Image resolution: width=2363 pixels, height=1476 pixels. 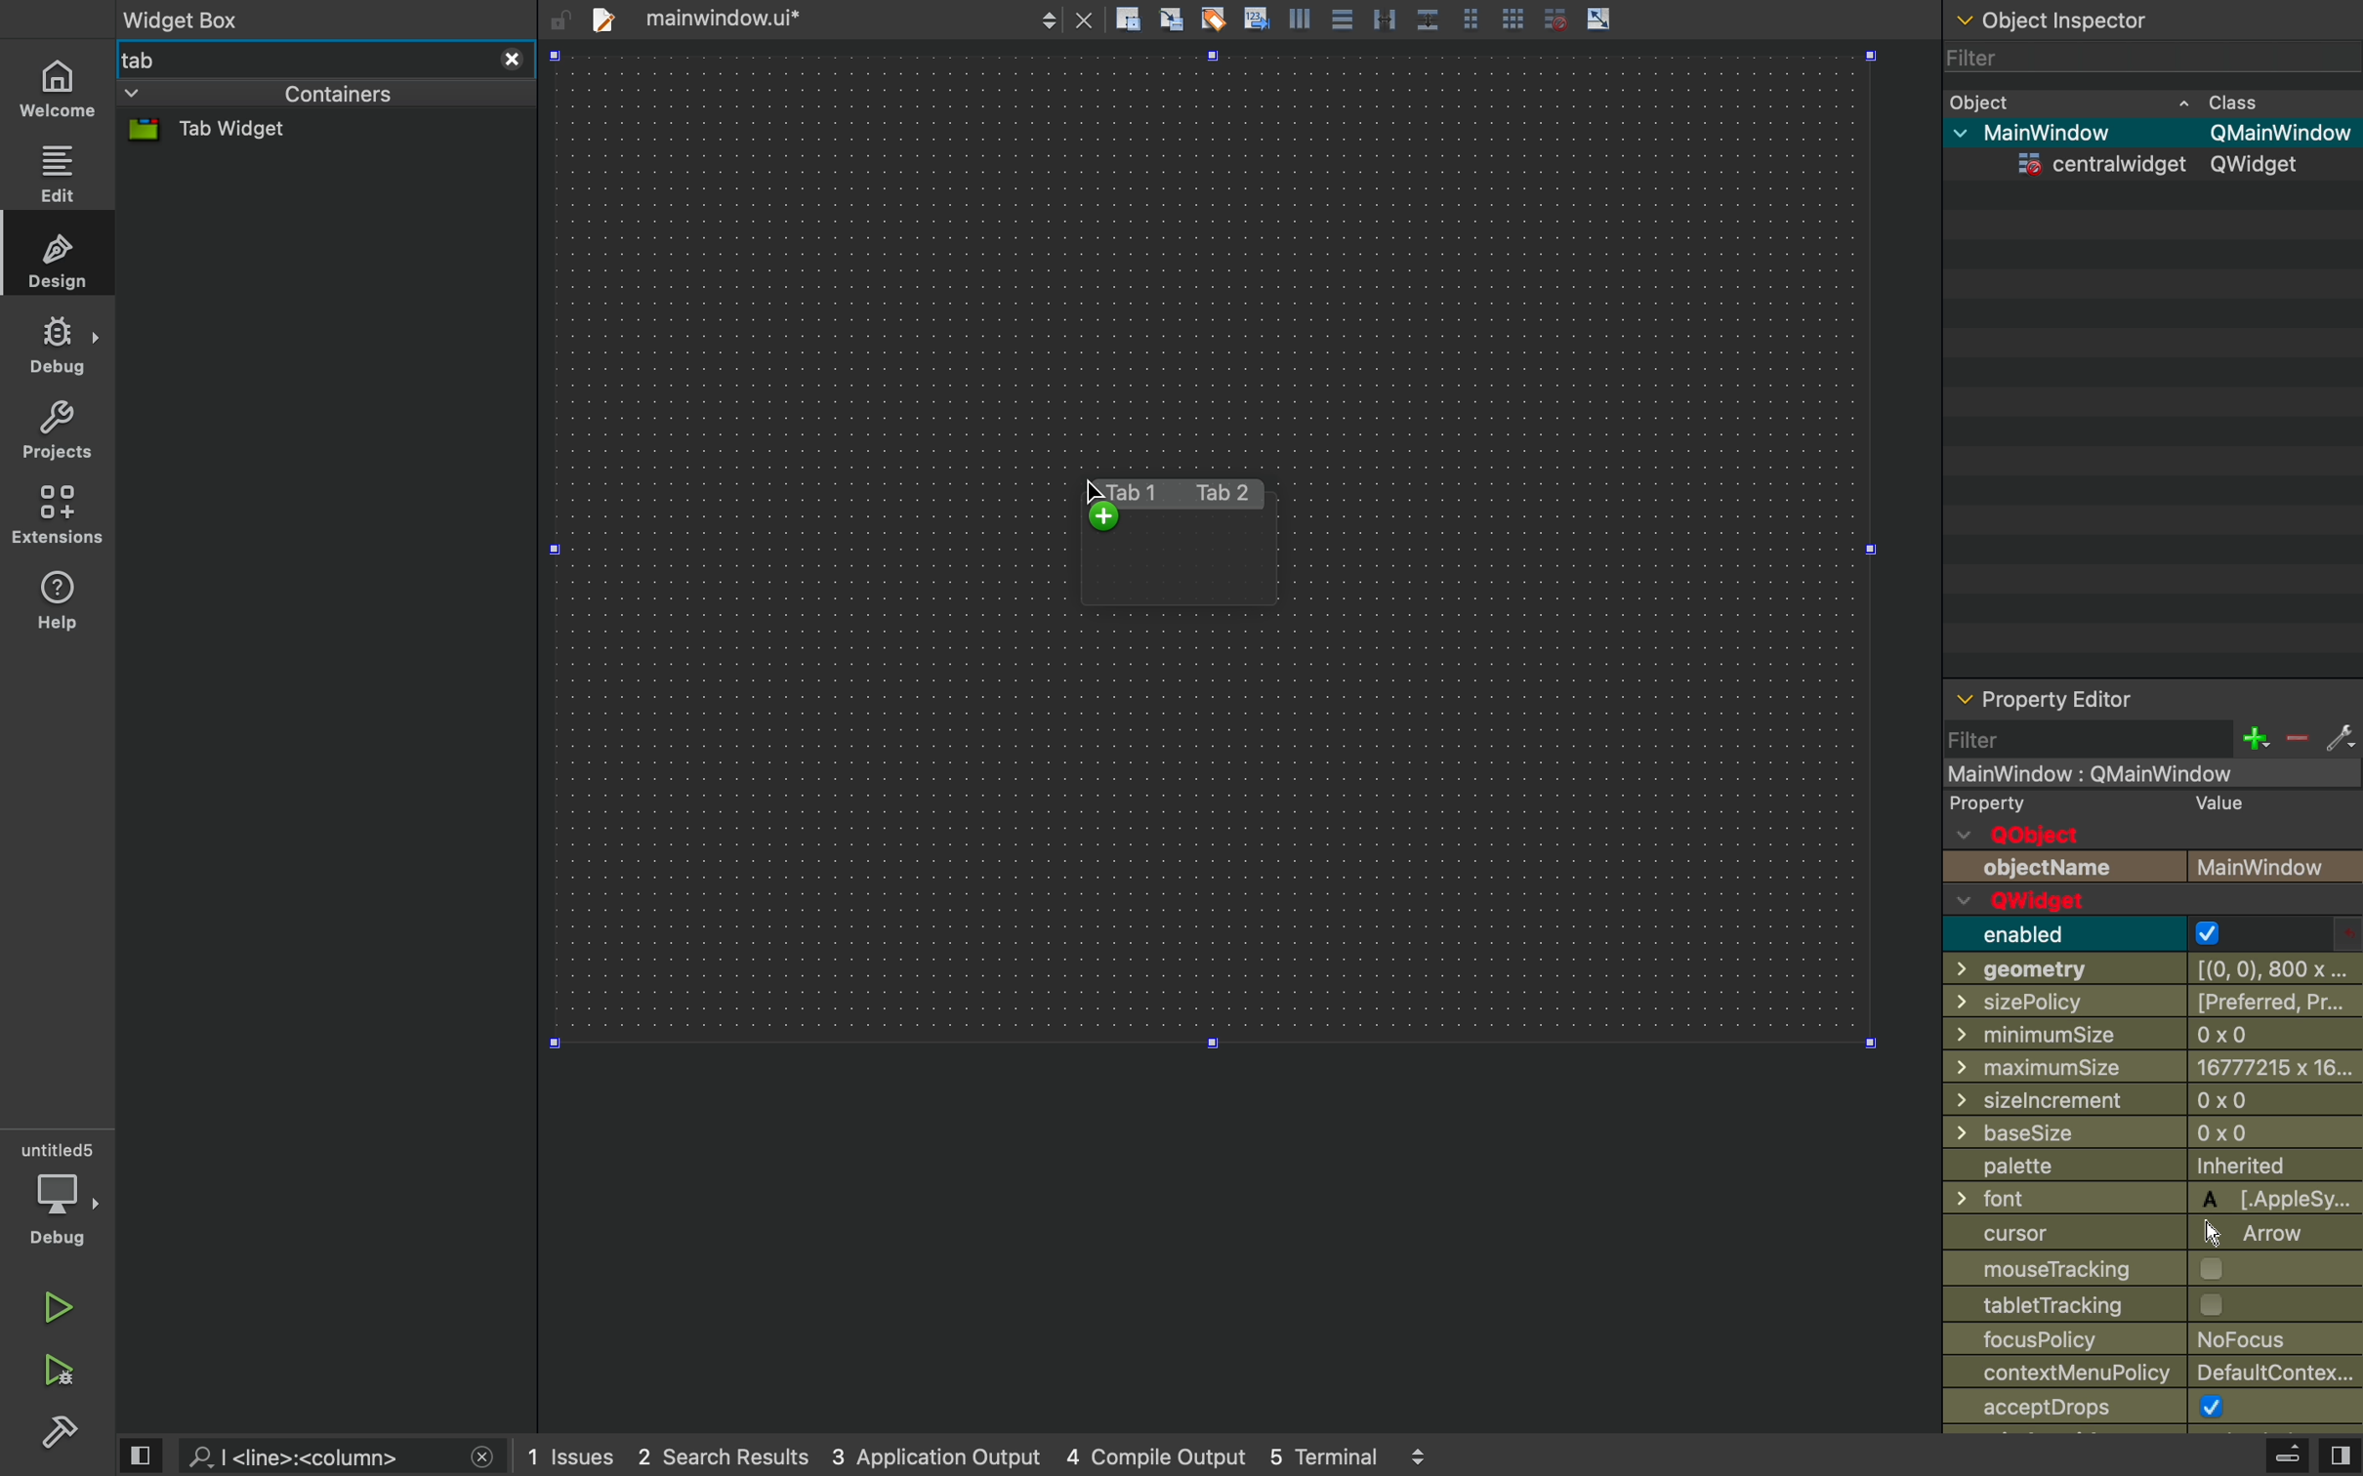 I want to click on insert text , so click(x=1255, y=17).